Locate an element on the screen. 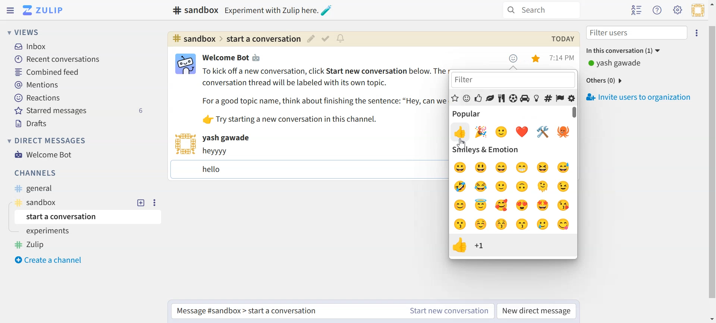  People and Body is located at coordinates (478, 98).